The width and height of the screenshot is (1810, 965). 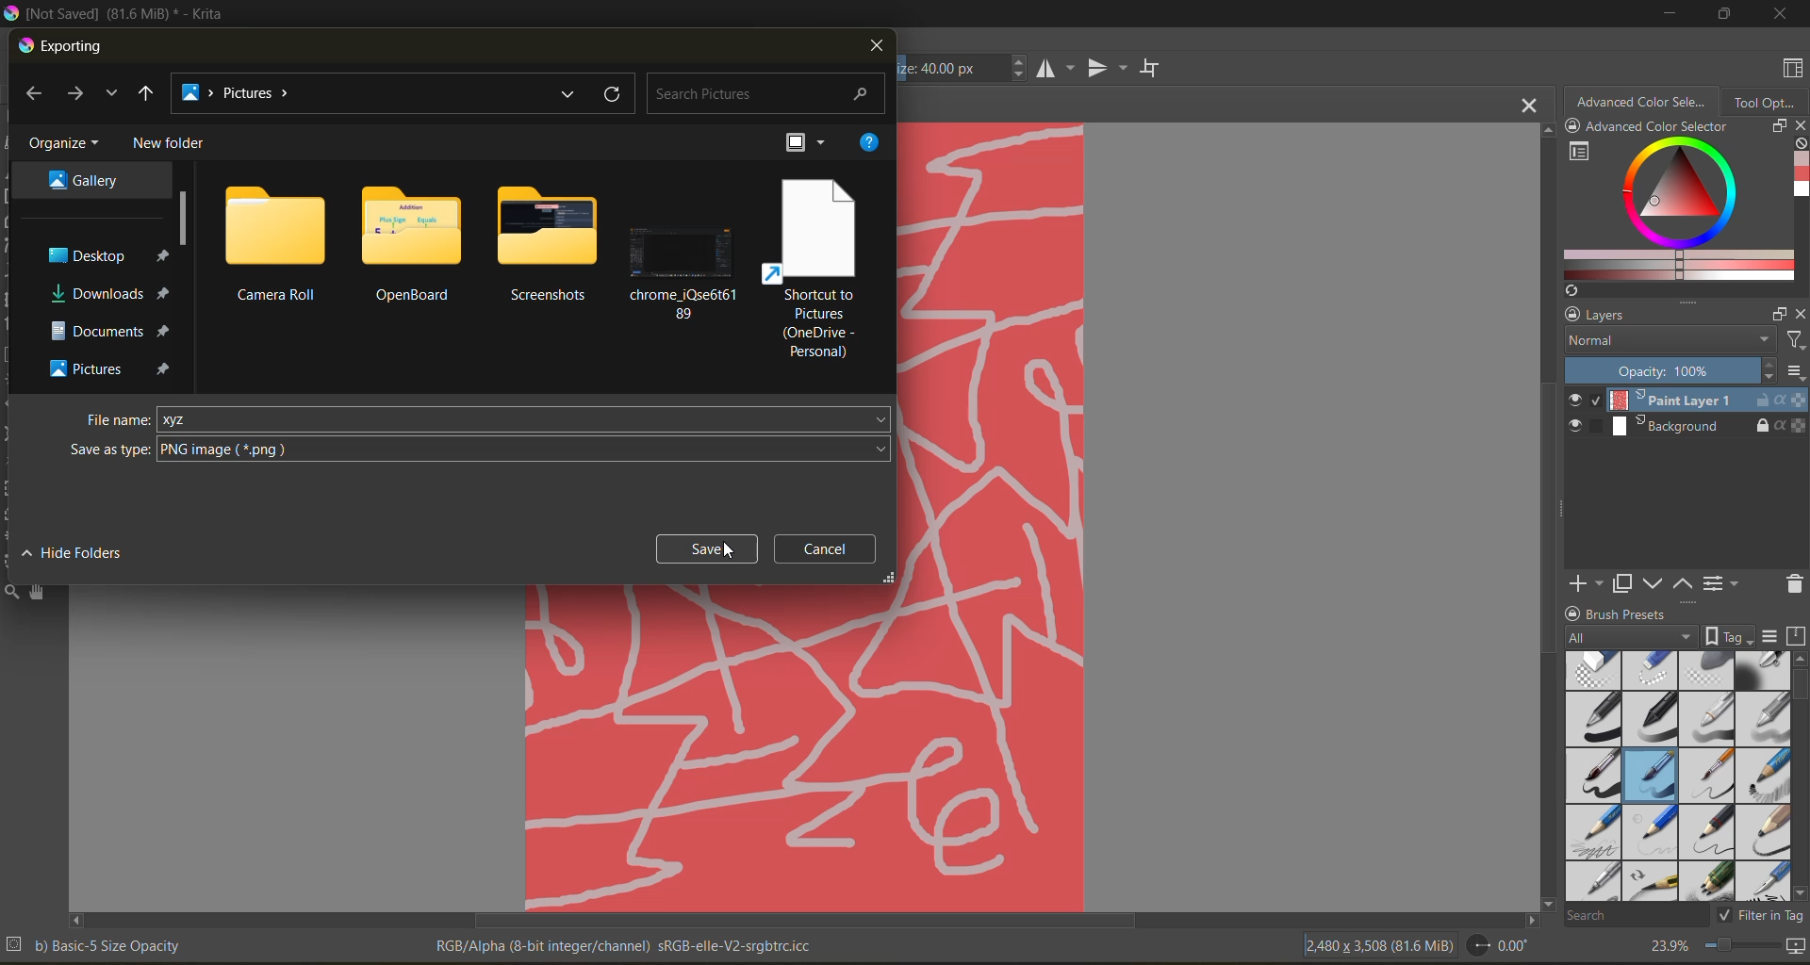 What do you see at coordinates (1641, 100) in the screenshot?
I see `advanced color selector` at bounding box center [1641, 100].